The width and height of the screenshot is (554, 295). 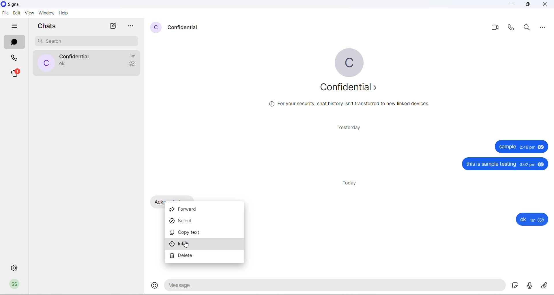 What do you see at coordinates (510, 5) in the screenshot?
I see `minimize` at bounding box center [510, 5].